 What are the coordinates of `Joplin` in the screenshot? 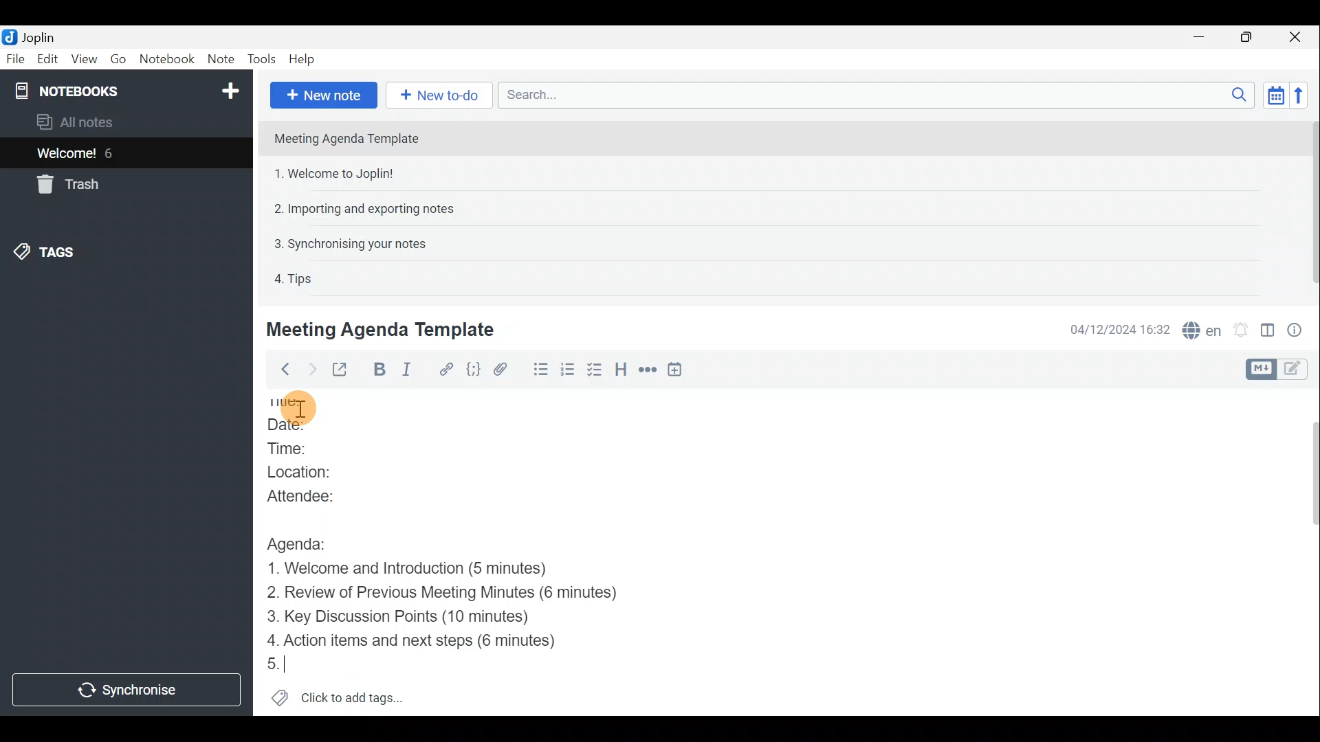 It's located at (38, 36).